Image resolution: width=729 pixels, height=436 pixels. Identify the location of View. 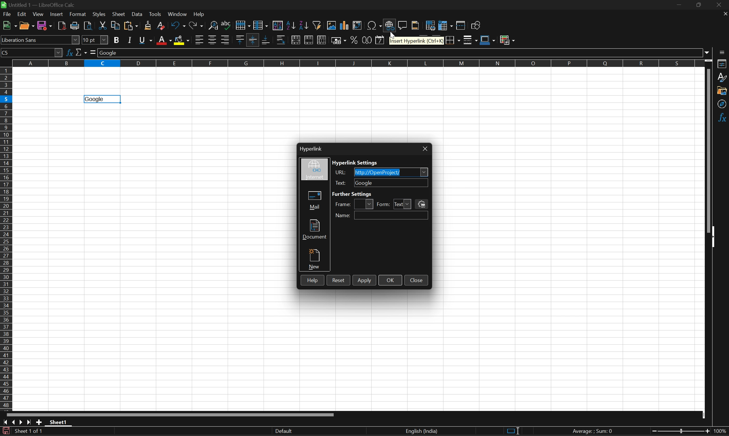
(38, 15).